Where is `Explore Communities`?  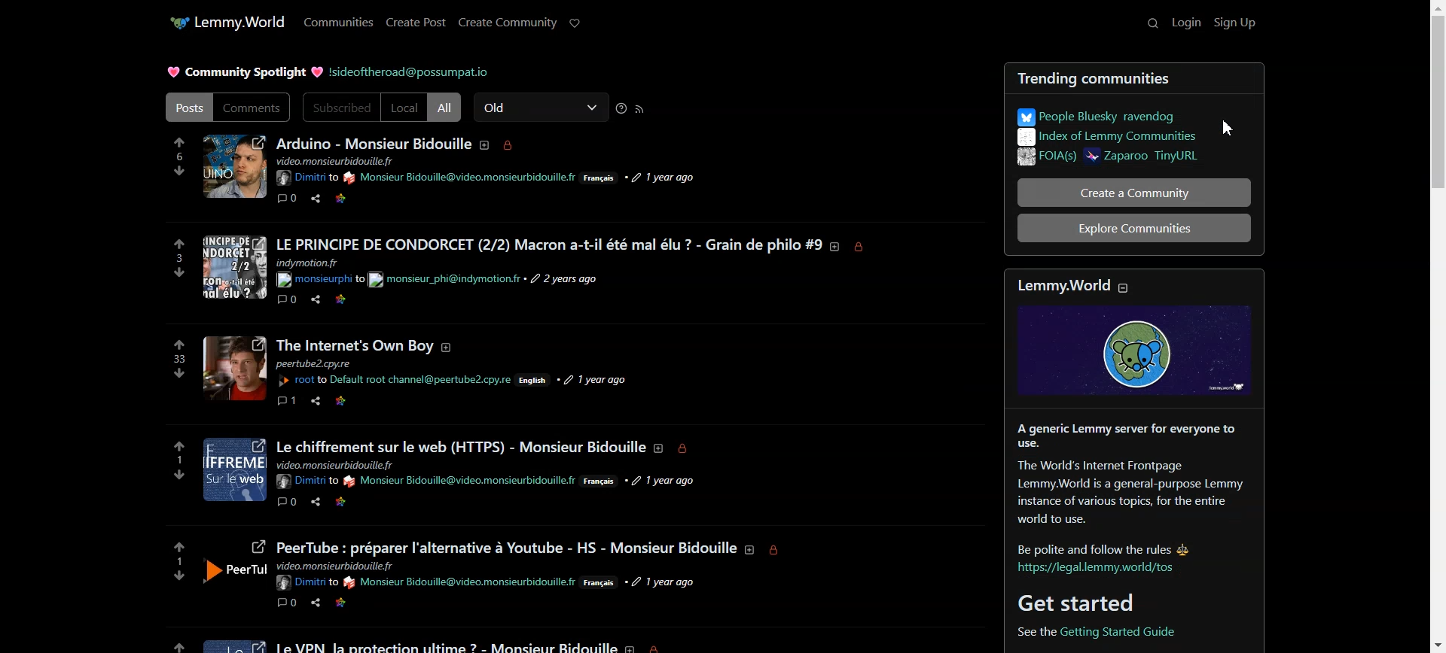
Explore Communities is located at coordinates (1135, 229).